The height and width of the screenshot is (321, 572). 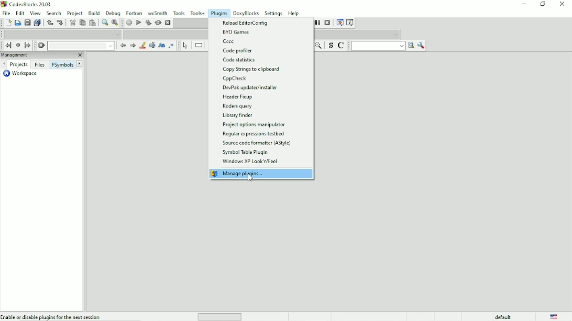 What do you see at coordinates (27, 23) in the screenshot?
I see `Save` at bounding box center [27, 23].